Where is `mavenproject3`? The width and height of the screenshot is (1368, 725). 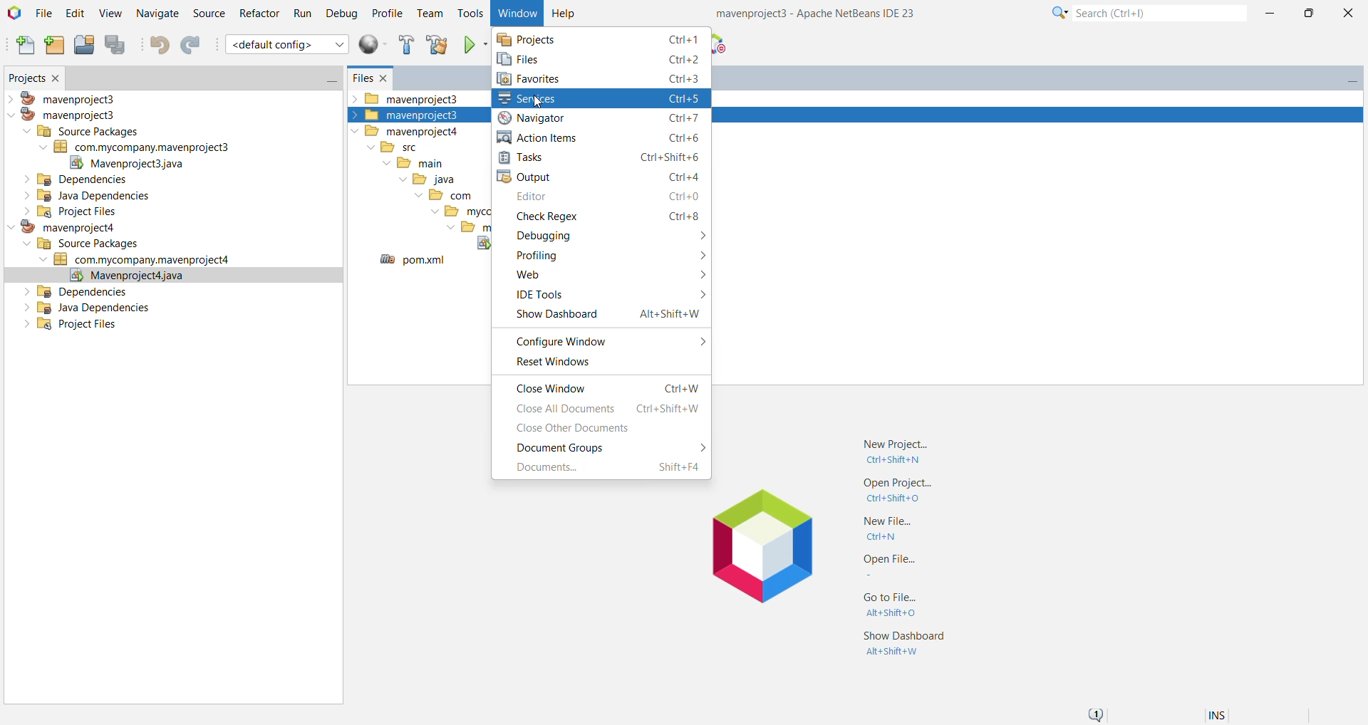 mavenproject3 is located at coordinates (408, 115).